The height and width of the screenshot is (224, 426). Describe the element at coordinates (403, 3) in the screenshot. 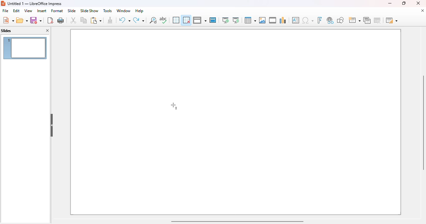

I see `maximize` at that location.